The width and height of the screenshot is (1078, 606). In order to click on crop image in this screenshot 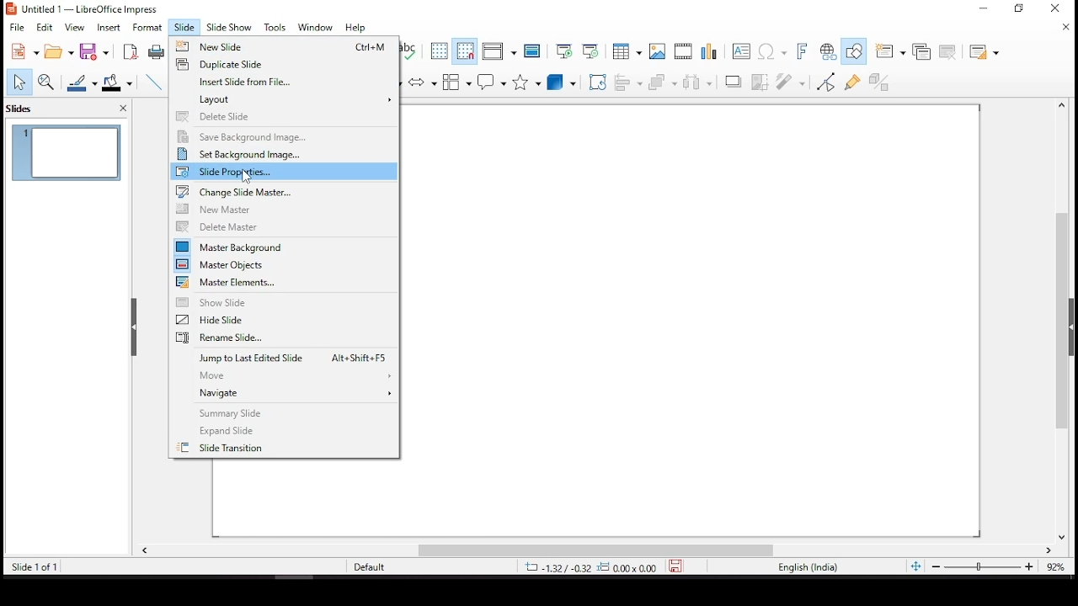, I will do `click(757, 82)`.